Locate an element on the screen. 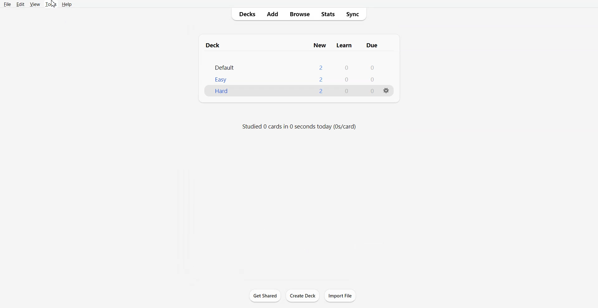 Image resolution: width=598 pixels, height=308 pixels. studied 0 cards in 0 seconds today (0s/card) is located at coordinates (297, 127).